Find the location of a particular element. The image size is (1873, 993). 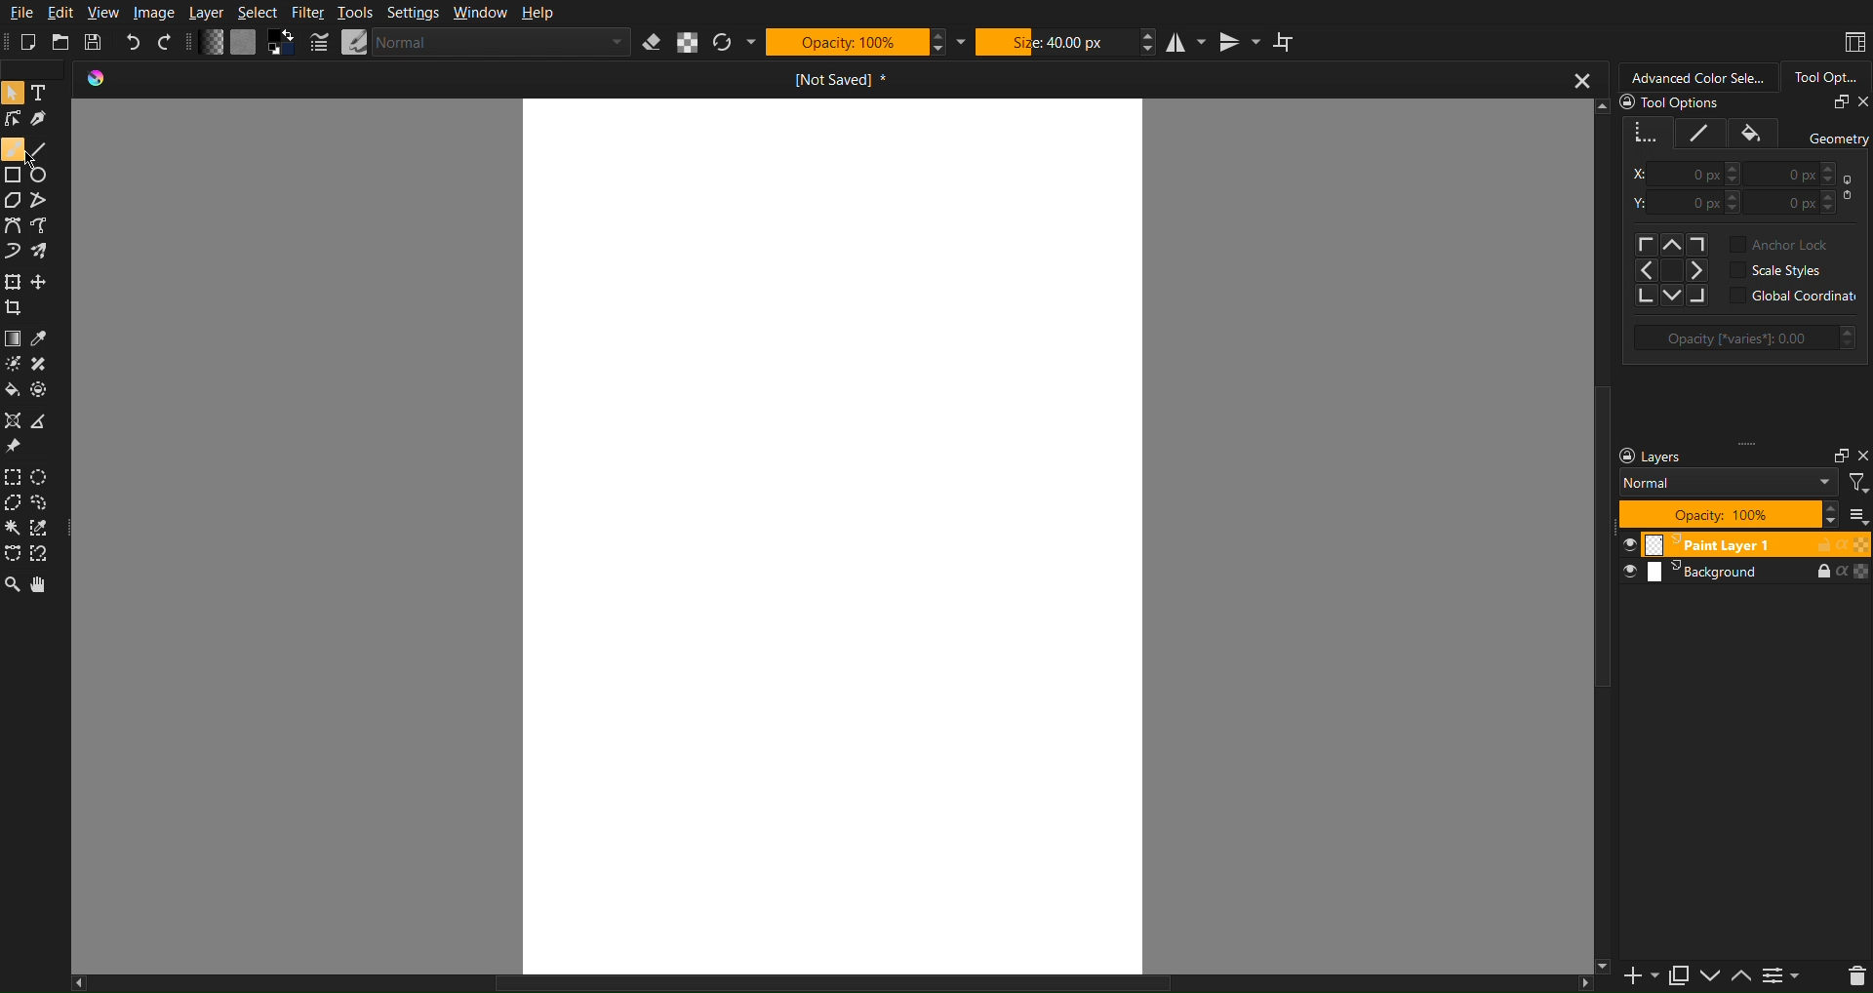

Circle is located at coordinates (44, 176).